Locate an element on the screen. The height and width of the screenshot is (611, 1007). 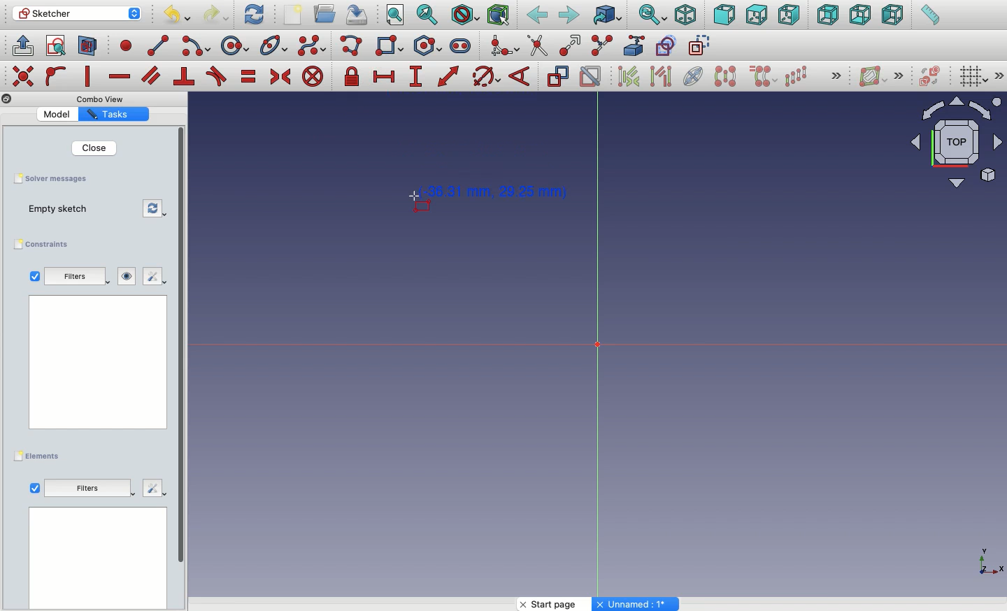
elements is located at coordinates (39, 457).